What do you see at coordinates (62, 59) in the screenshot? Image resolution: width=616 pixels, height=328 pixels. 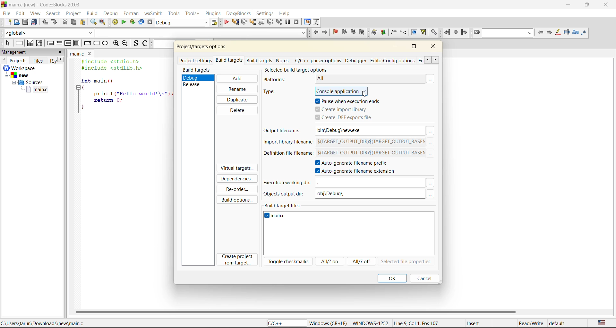 I see `next` at bounding box center [62, 59].